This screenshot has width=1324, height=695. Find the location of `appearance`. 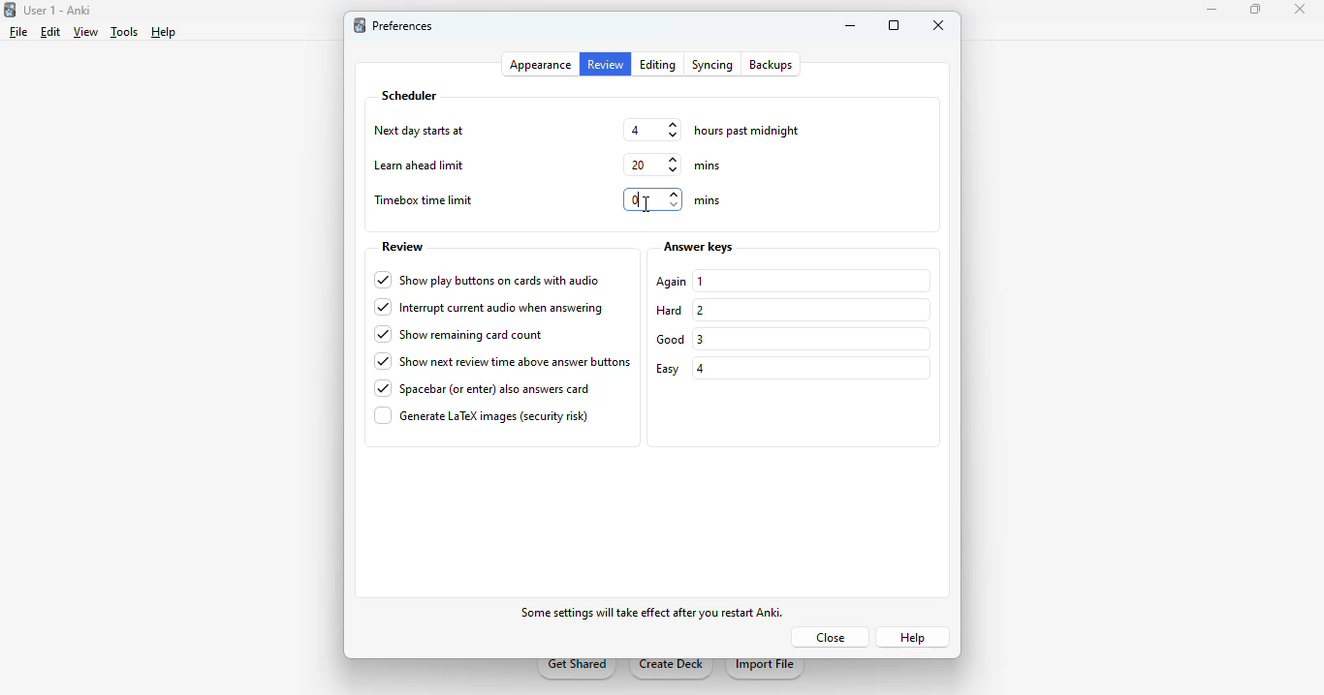

appearance is located at coordinates (543, 65).